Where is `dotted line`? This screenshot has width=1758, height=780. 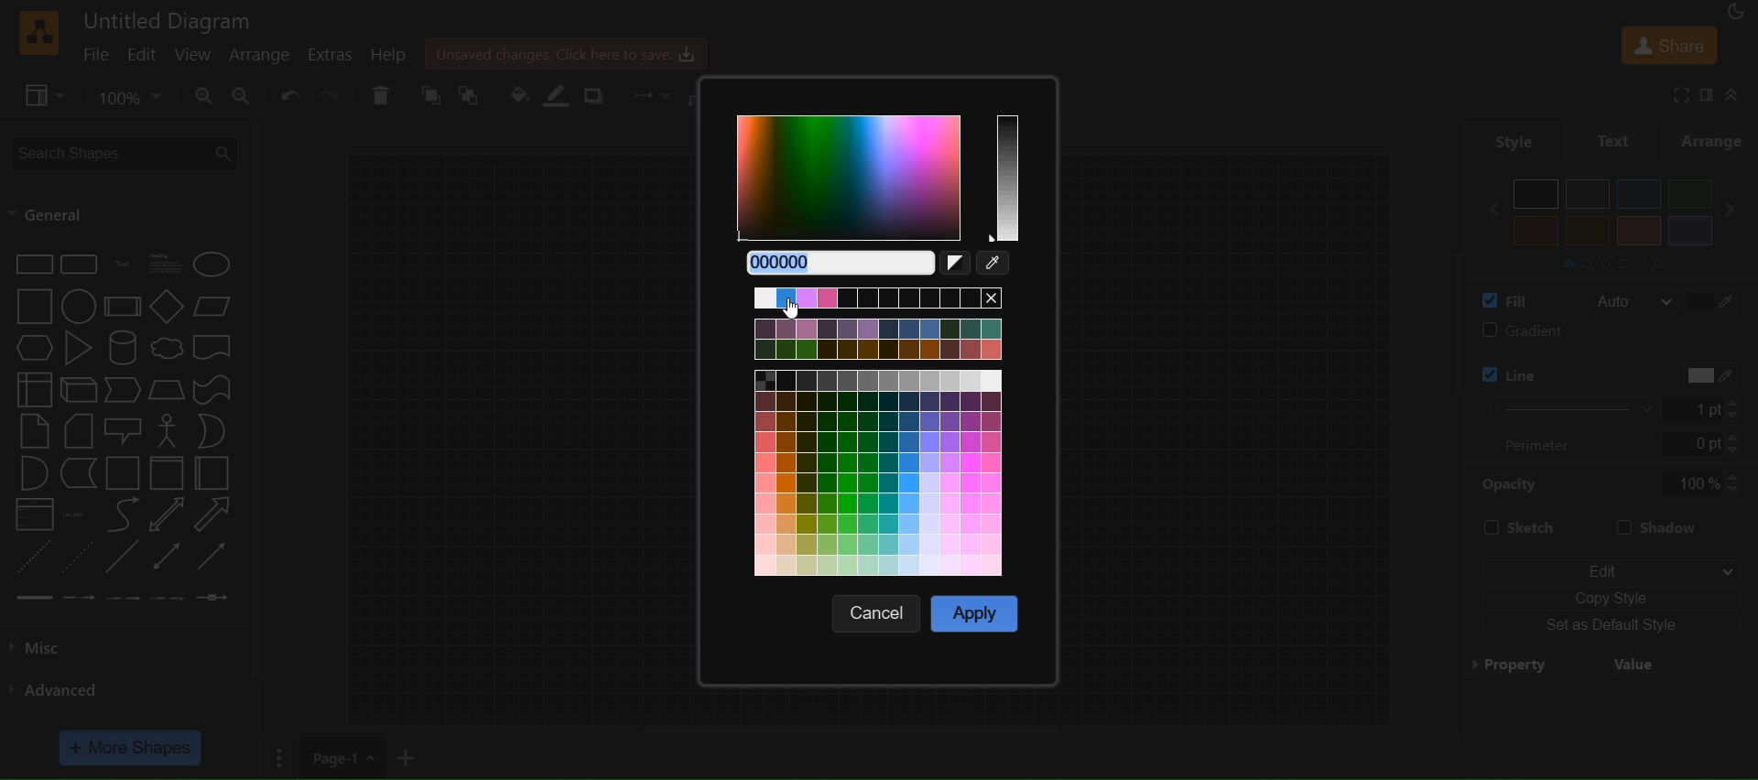 dotted line is located at coordinates (78, 556).